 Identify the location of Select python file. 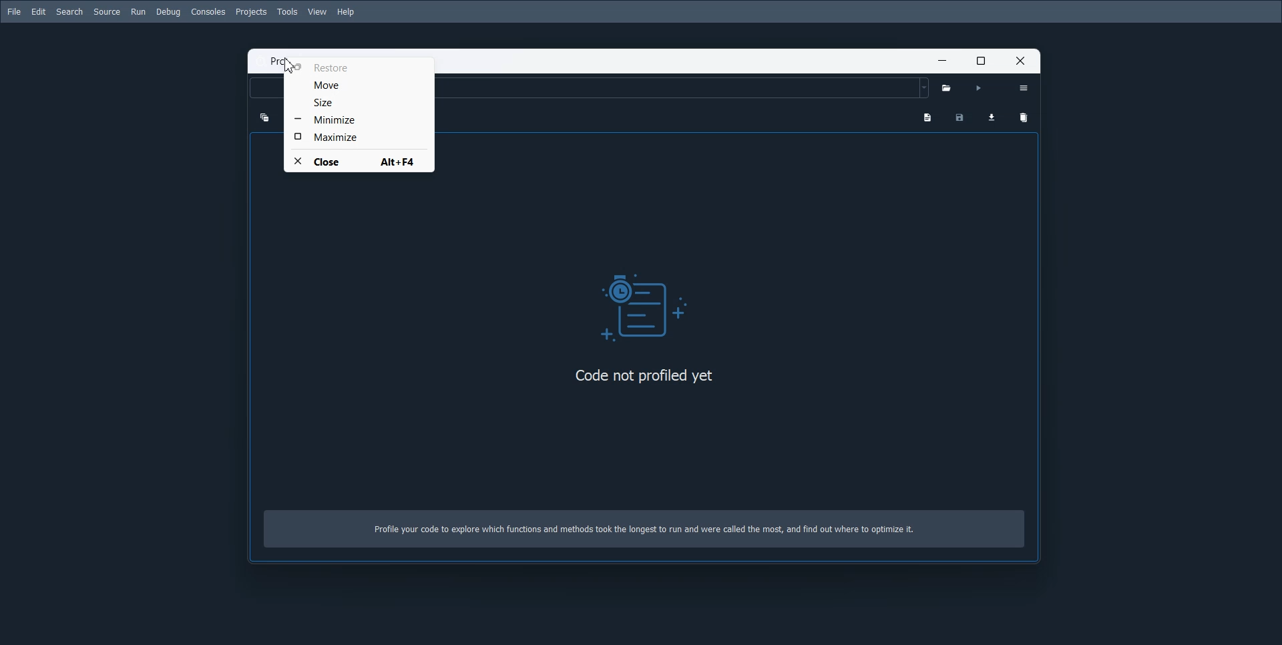
(949, 89).